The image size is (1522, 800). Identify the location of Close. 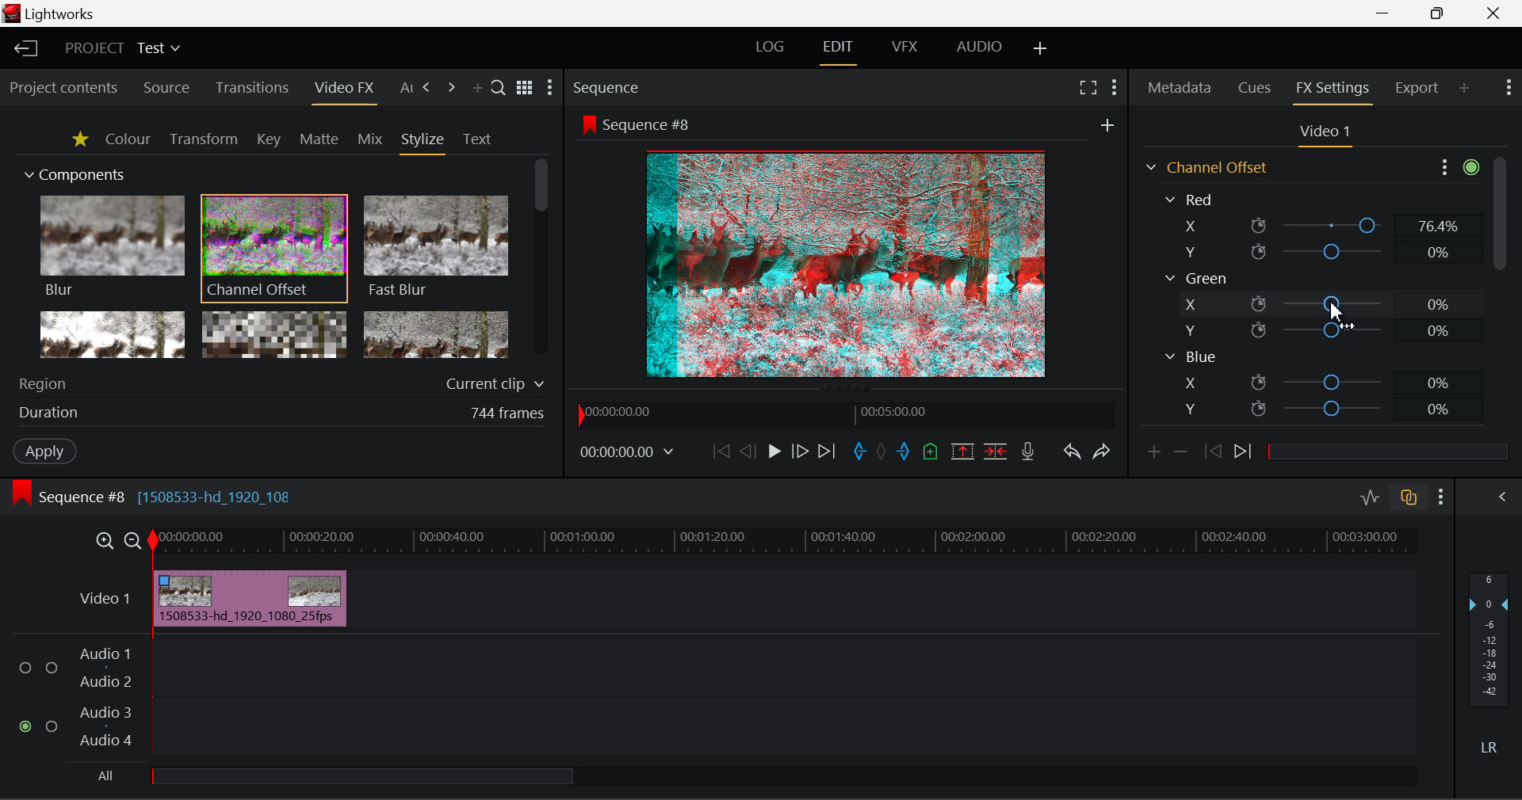
(1493, 14).